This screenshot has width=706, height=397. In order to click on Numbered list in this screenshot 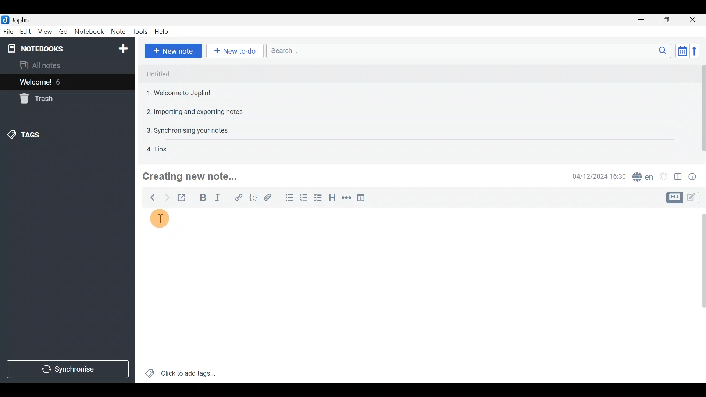, I will do `click(304, 199)`.